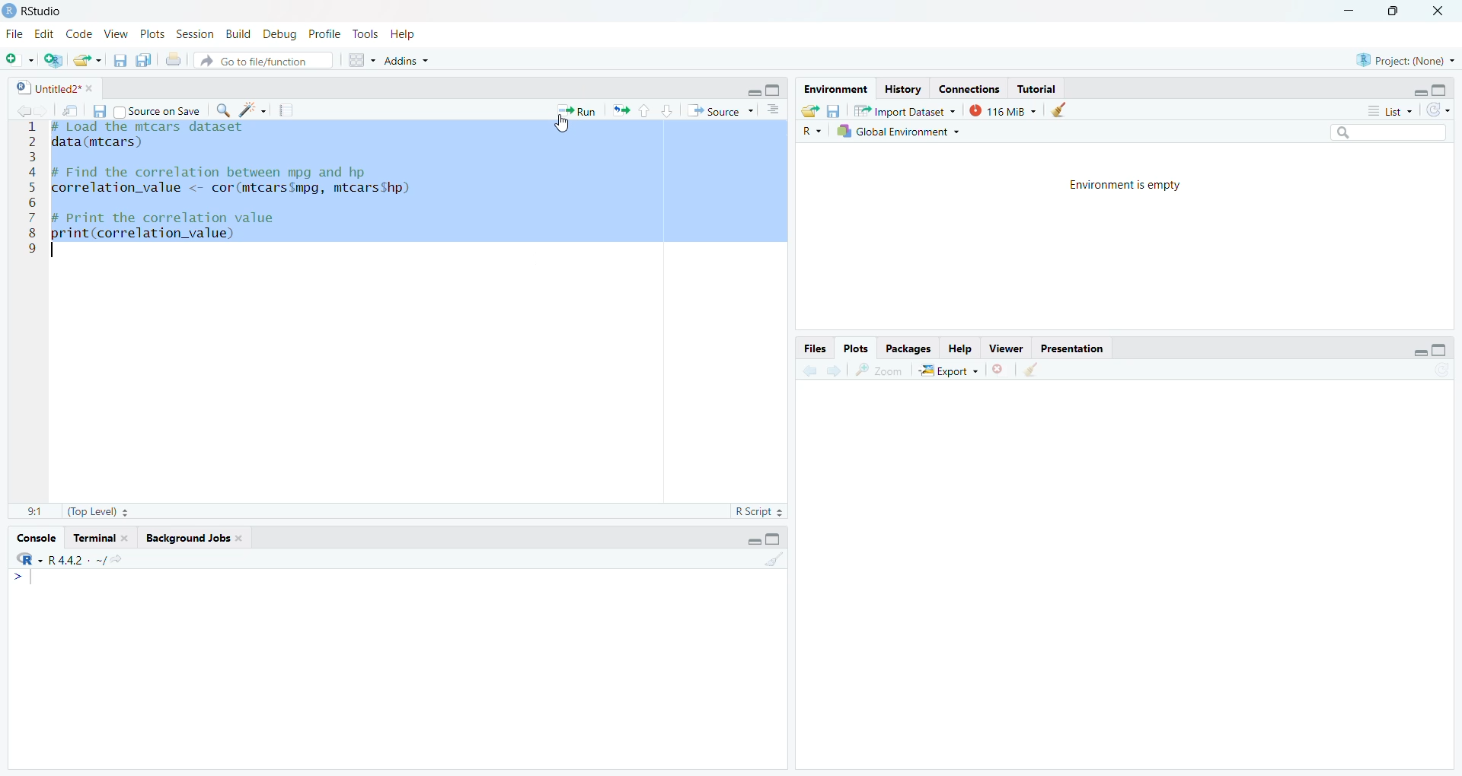 The width and height of the screenshot is (1462, 776). What do you see at coordinates (364, 33) in the screenshot?
I see `Tools` at bounding box center [364, 33].